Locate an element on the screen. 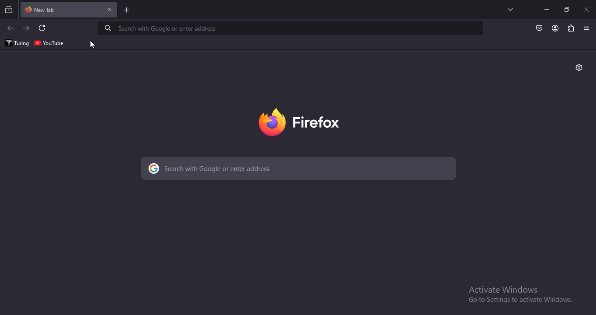  current tab is located at coordinates (69, 10).